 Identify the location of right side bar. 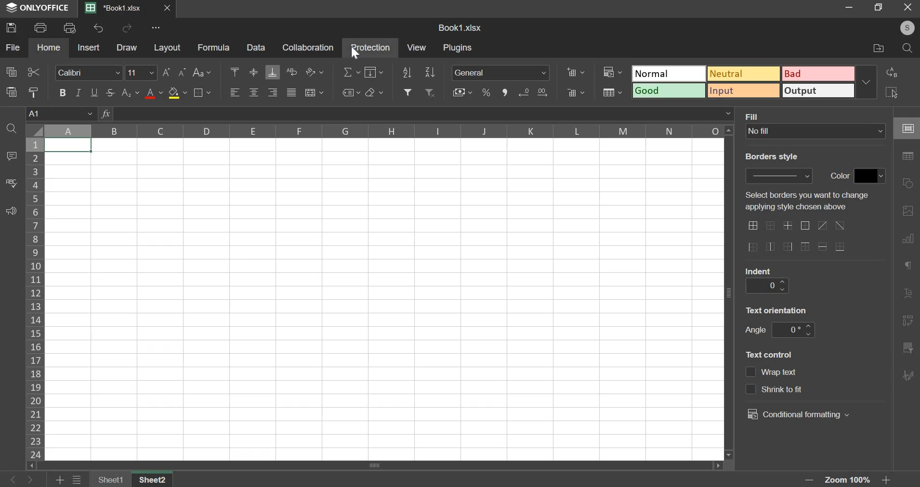
(909, 265).